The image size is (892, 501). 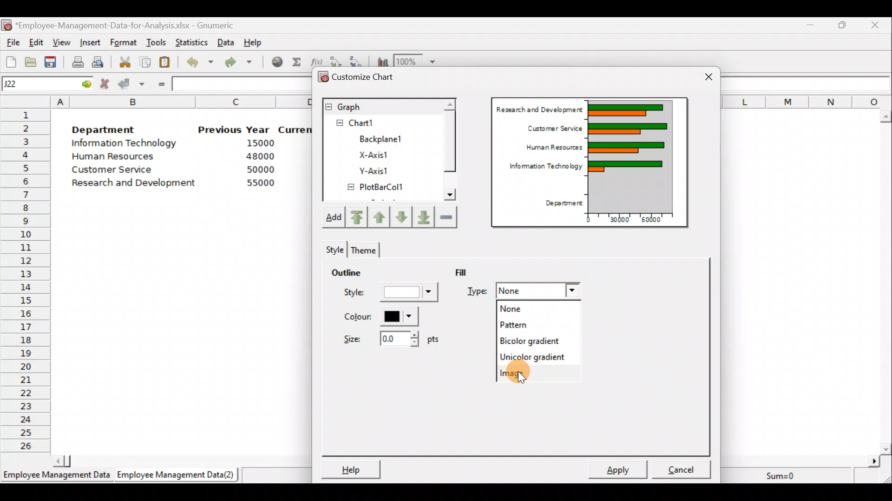 What do you see at coordinates (76, 60) in the screenshot?
I see `Print current file` at bounding box center [76, 60].